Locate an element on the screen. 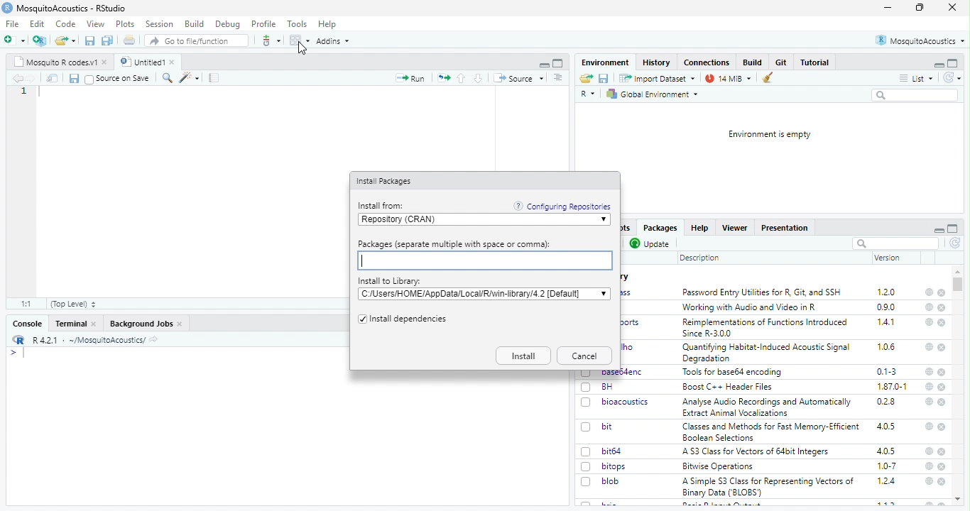 Image resolution: width=970 pixels, height=511 pixels. History is located at coordinates (657, 63).